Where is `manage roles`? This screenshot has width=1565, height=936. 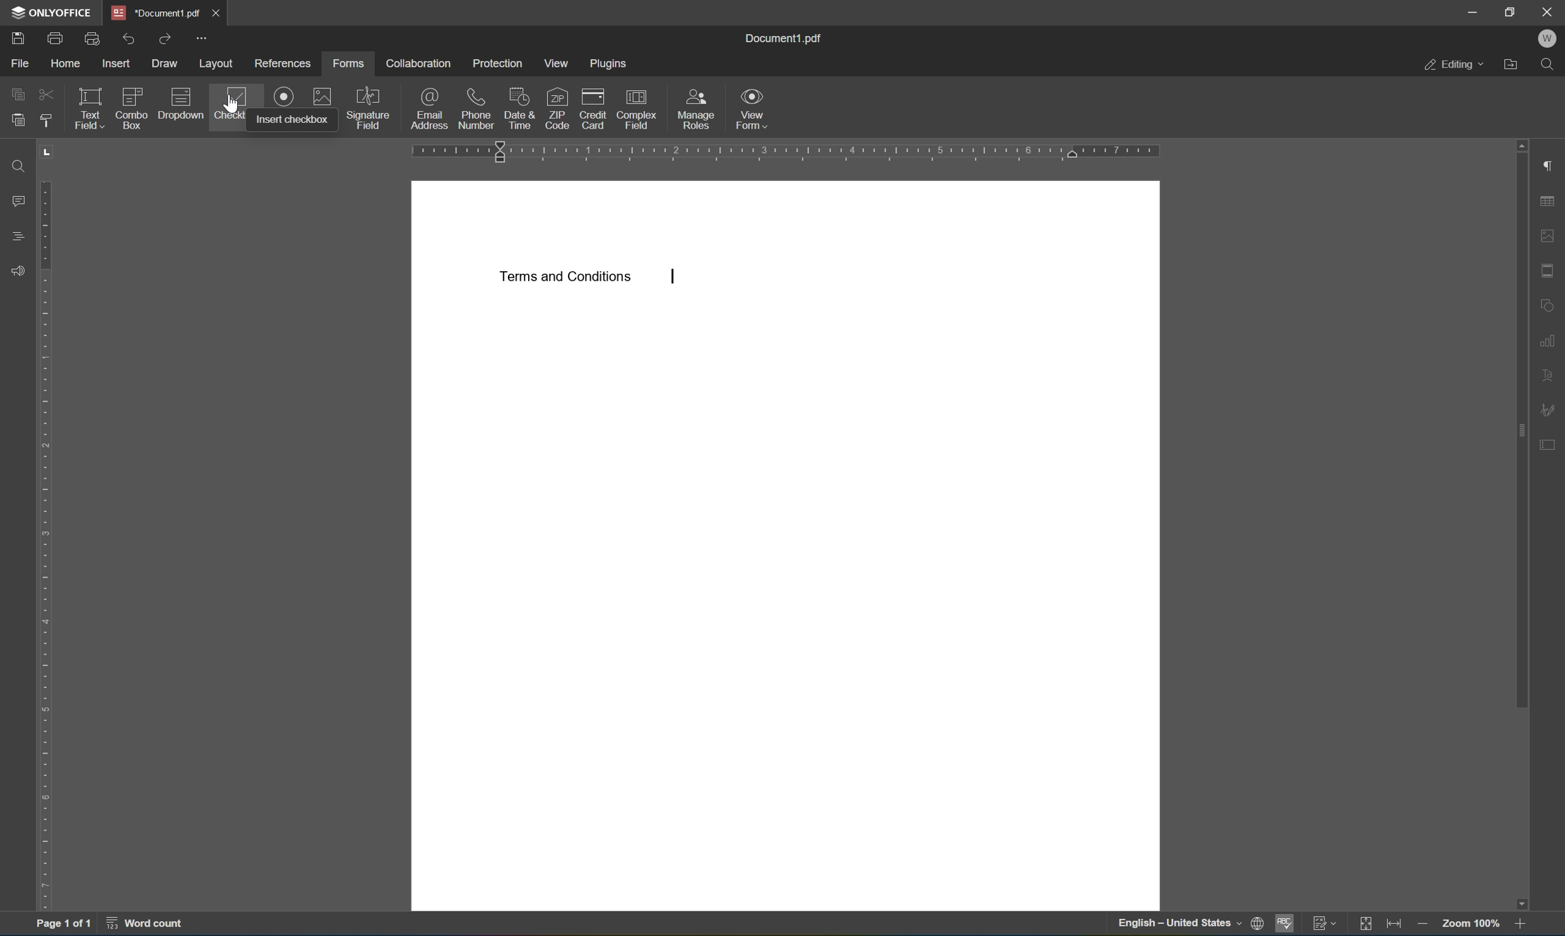 manage roles is located at coordinates (700, 108).